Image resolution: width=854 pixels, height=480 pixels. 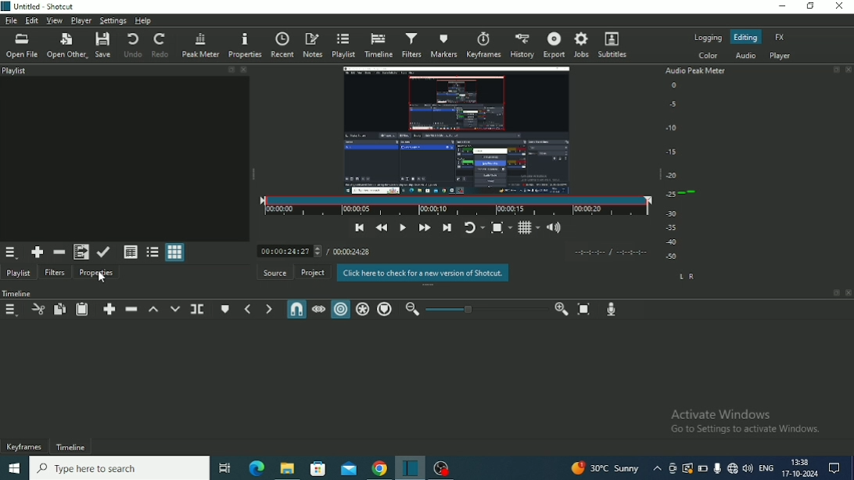 What do you see at coordinates (605, 468) in the screenshot?
I see `Temperature` at bounding box center [605, 468].